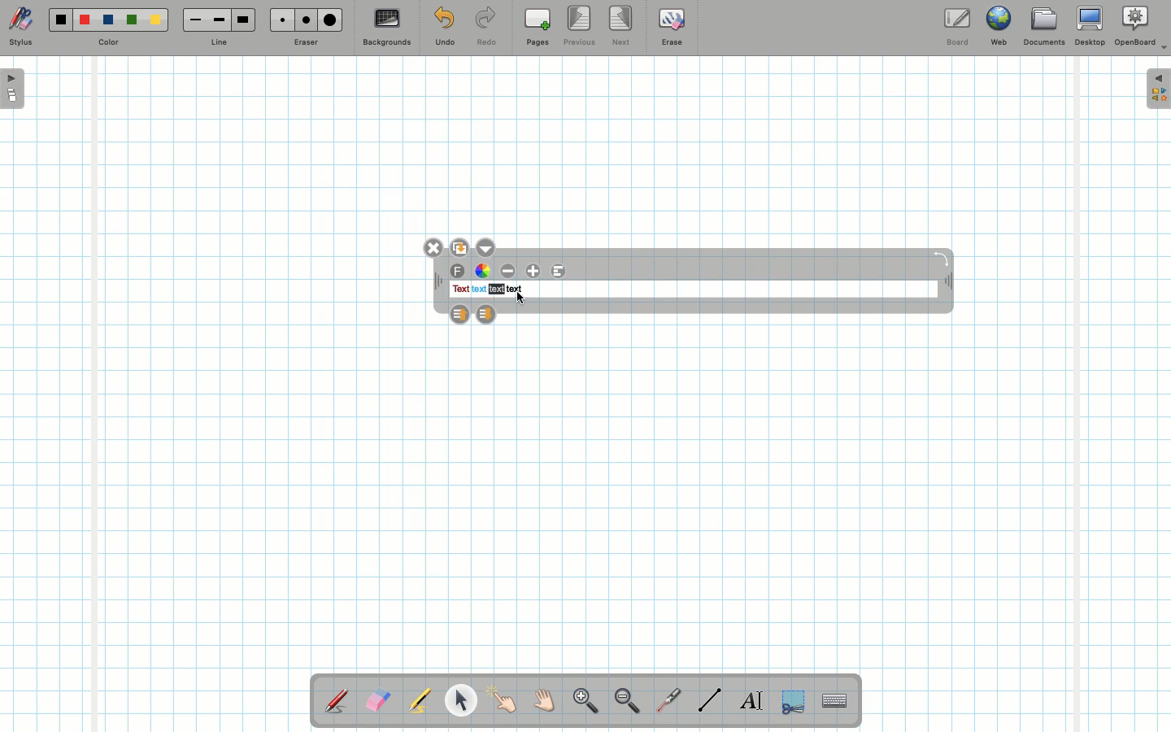 The image size is (1171, 732). What do you see at coordinates (377, 702) in the screenshot?
I see `Eraser` at bounding box center [377, 702].